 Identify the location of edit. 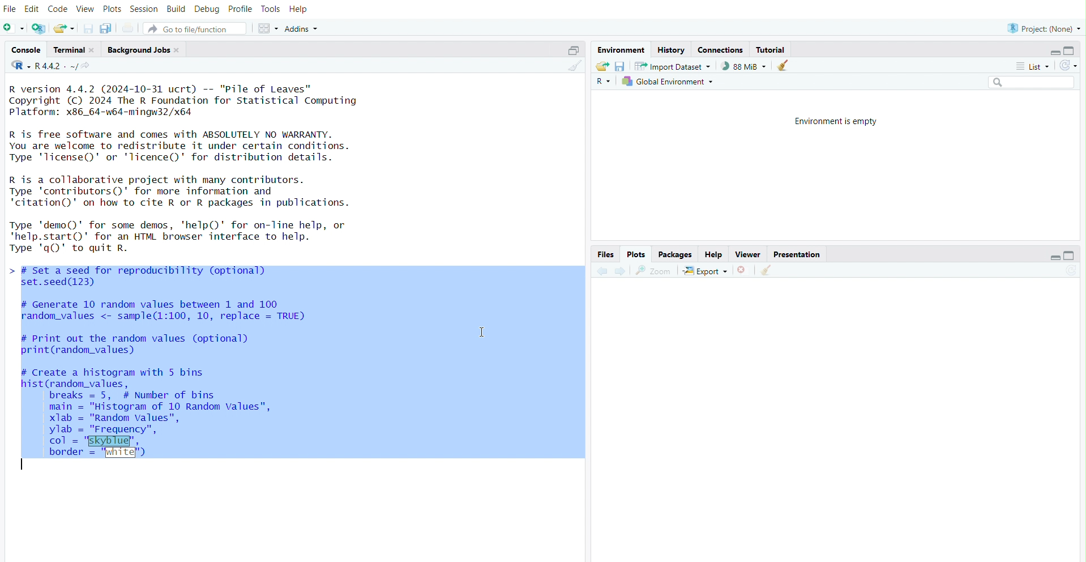
(32, 7).